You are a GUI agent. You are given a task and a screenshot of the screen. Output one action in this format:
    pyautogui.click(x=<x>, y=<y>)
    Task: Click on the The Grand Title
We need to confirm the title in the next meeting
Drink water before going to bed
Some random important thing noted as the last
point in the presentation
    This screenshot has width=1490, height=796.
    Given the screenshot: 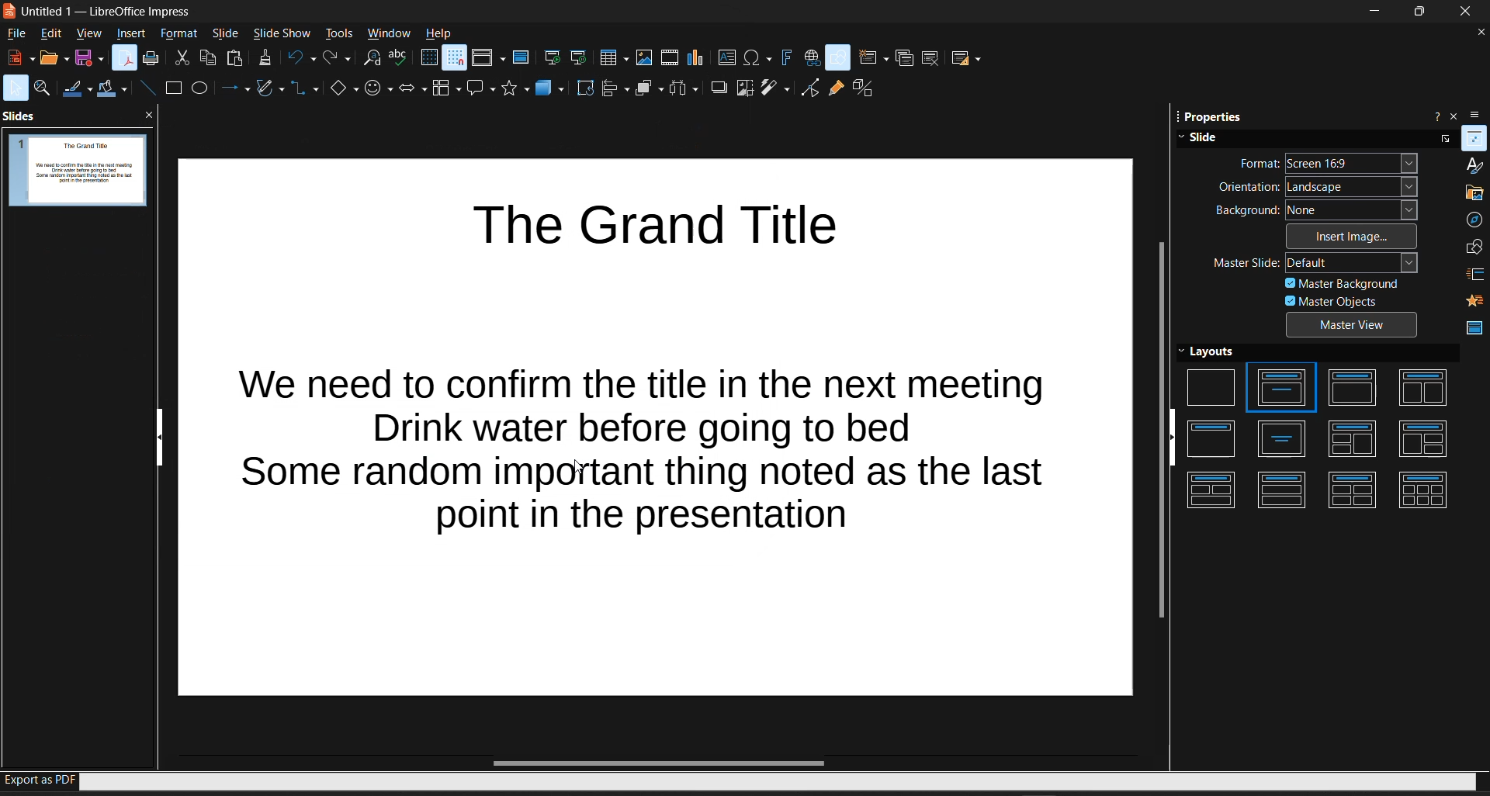 What is the action you would take?
    pyautogui.click(x=657, y=427)
    